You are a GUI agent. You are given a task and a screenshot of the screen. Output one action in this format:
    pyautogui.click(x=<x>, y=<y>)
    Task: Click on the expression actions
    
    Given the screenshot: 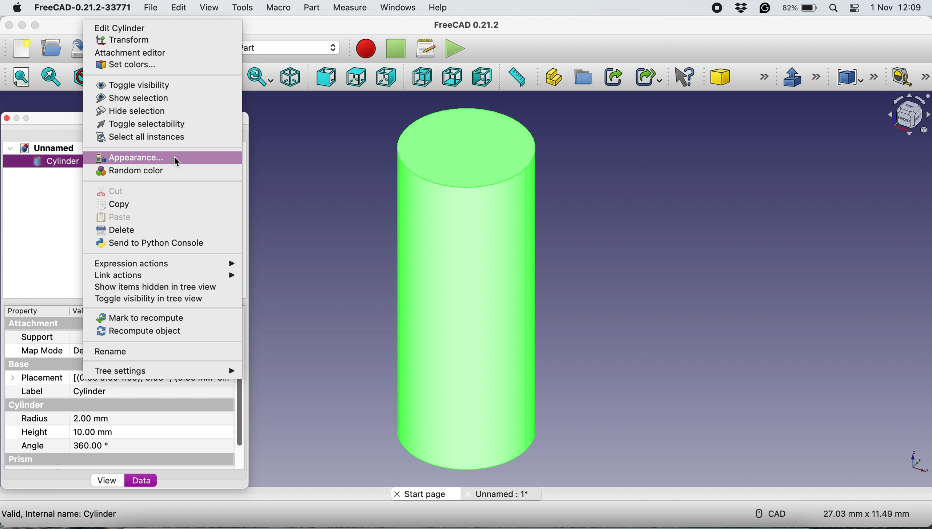 What is the action you would take?
    pyautogui.click(x=166, y=264)
    